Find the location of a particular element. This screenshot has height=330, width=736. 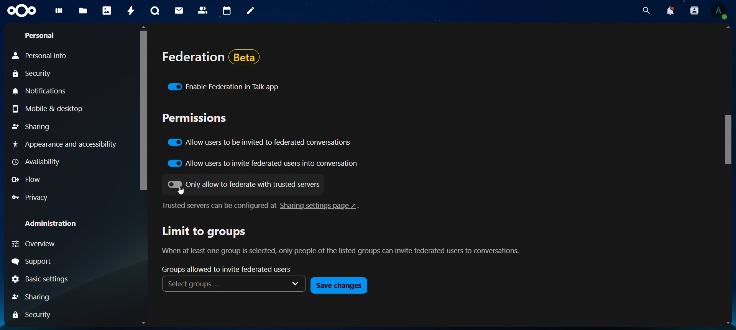

notes is located at coordinates (251, 11).